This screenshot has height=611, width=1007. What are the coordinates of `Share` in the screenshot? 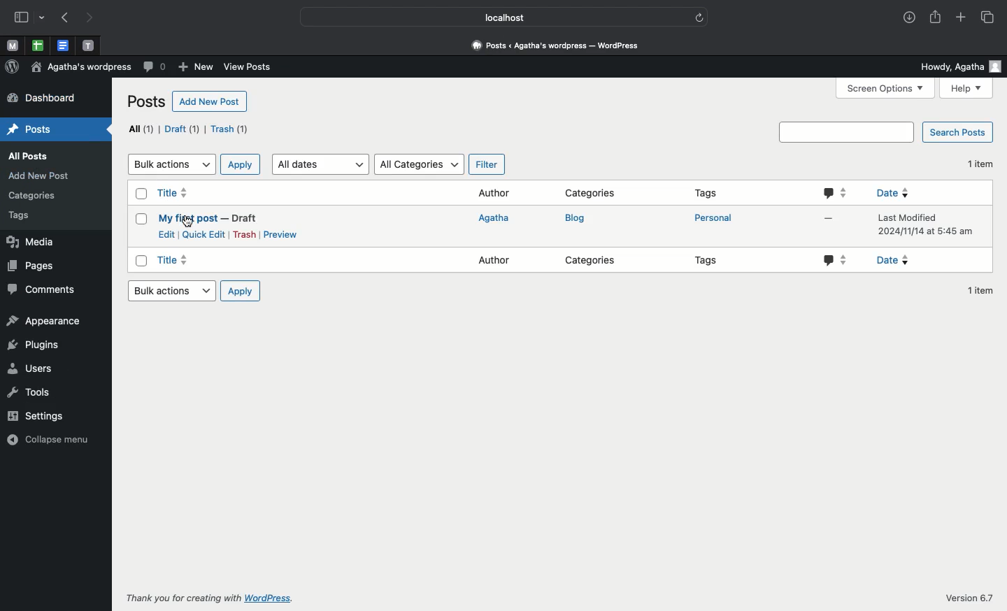 It's located at (936, 18).